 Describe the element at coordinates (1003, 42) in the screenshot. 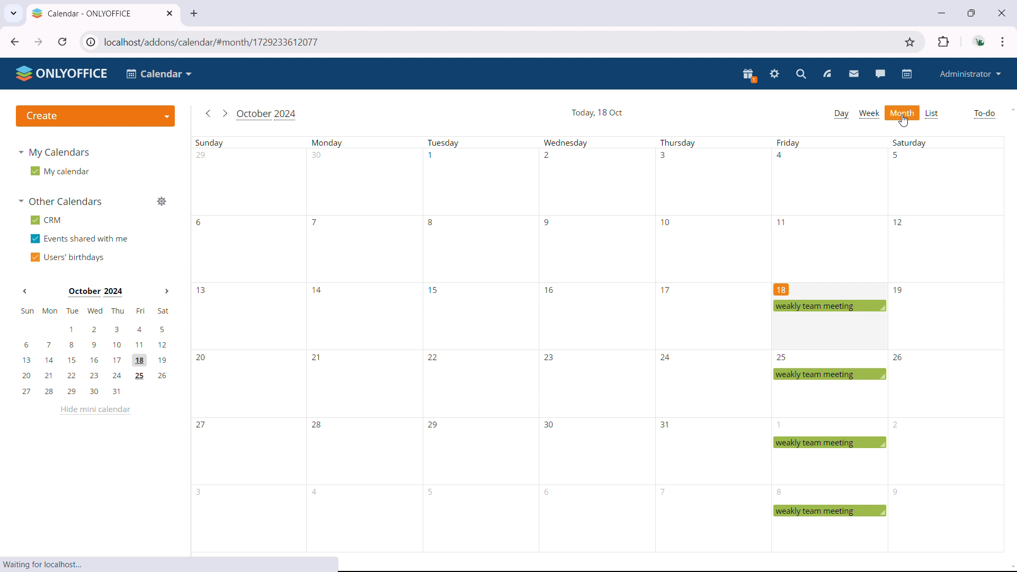

I see `customize and control` at that location.